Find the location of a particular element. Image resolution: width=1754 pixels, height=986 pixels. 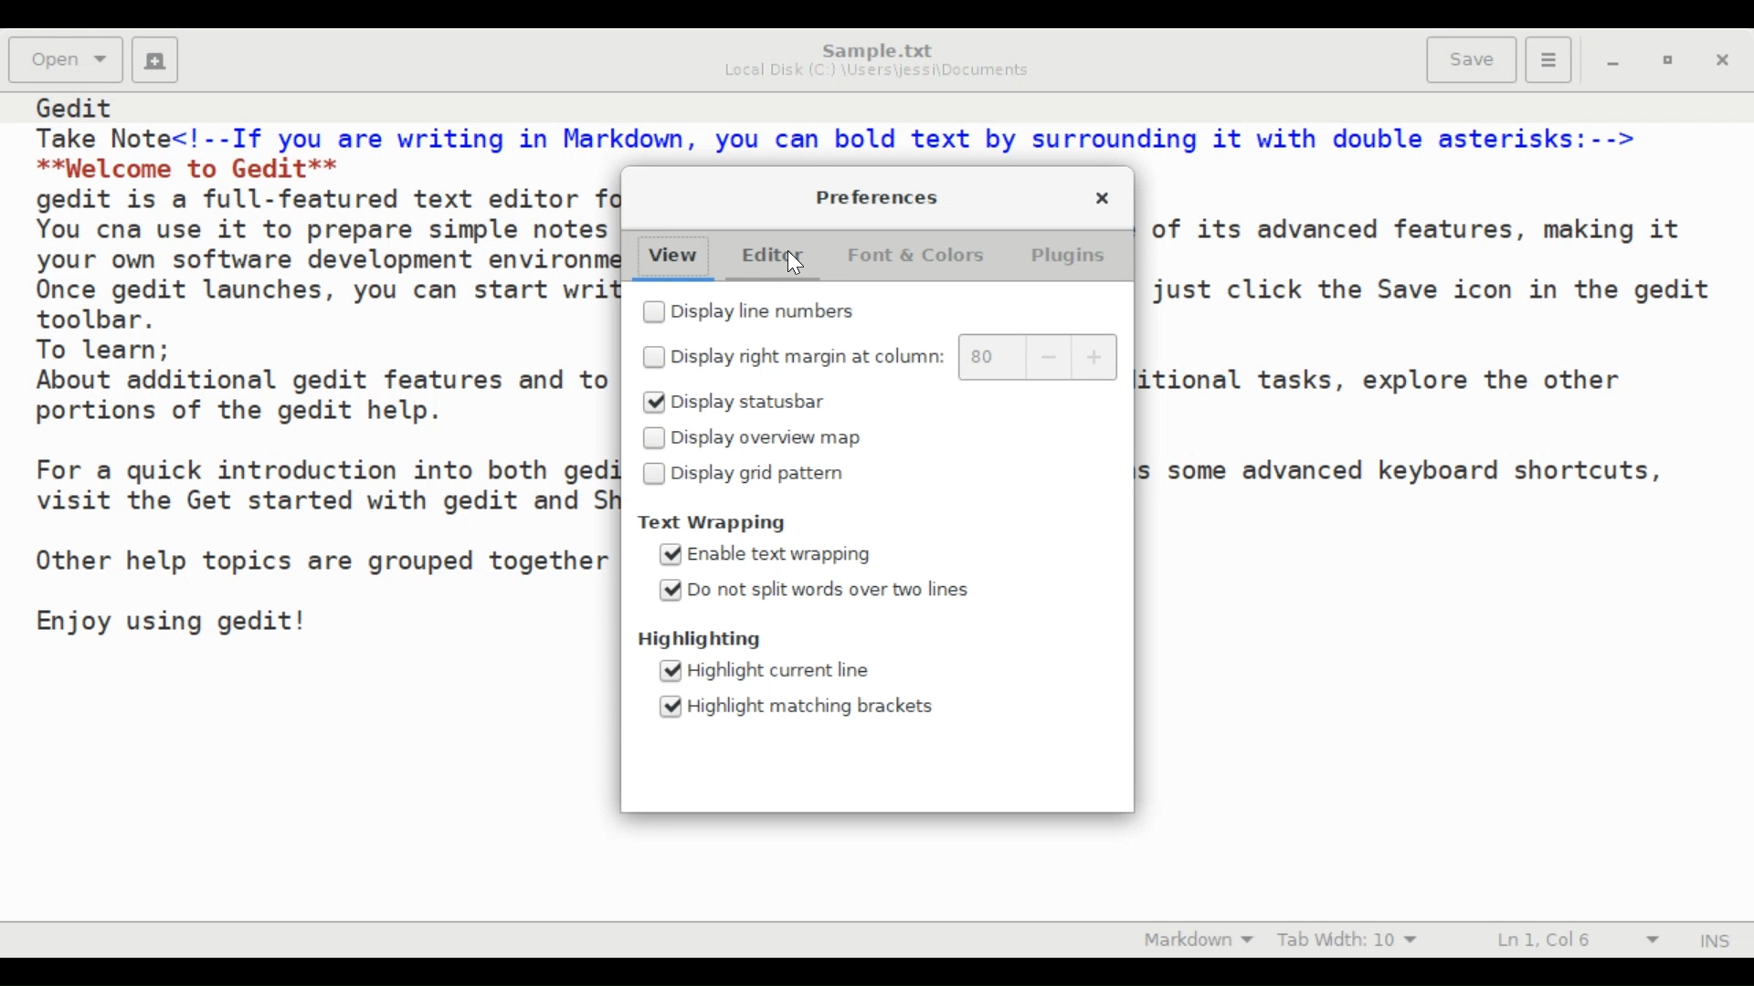

Save is located at coordinates (1472, 60).